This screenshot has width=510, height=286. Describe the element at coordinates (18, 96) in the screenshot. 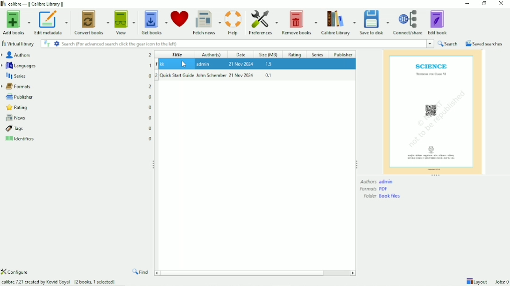

I see `Publisher` at that location.